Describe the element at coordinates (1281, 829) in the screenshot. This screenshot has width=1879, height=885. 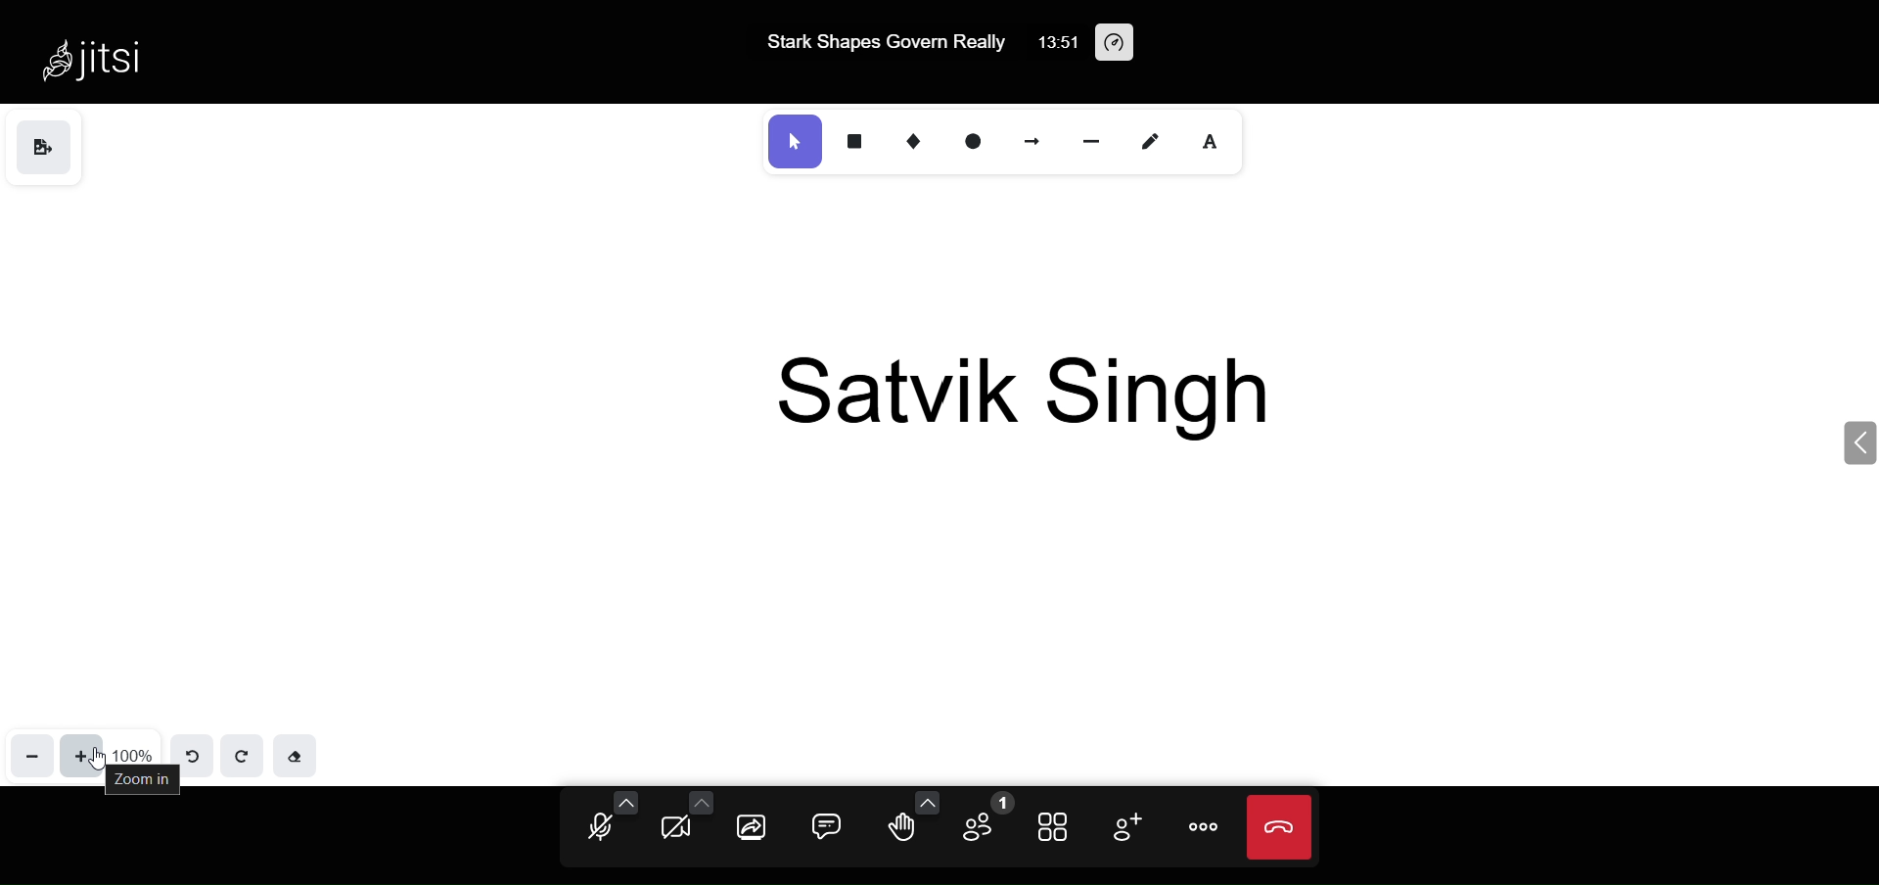
I see `end call` at that location.